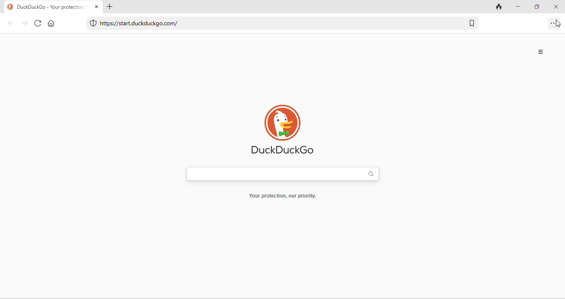 Image resolution: width=565 pixels, height=299 pixels. Describe the element at coordinates (97, 7) in the screenshot. I see `close` at that location.